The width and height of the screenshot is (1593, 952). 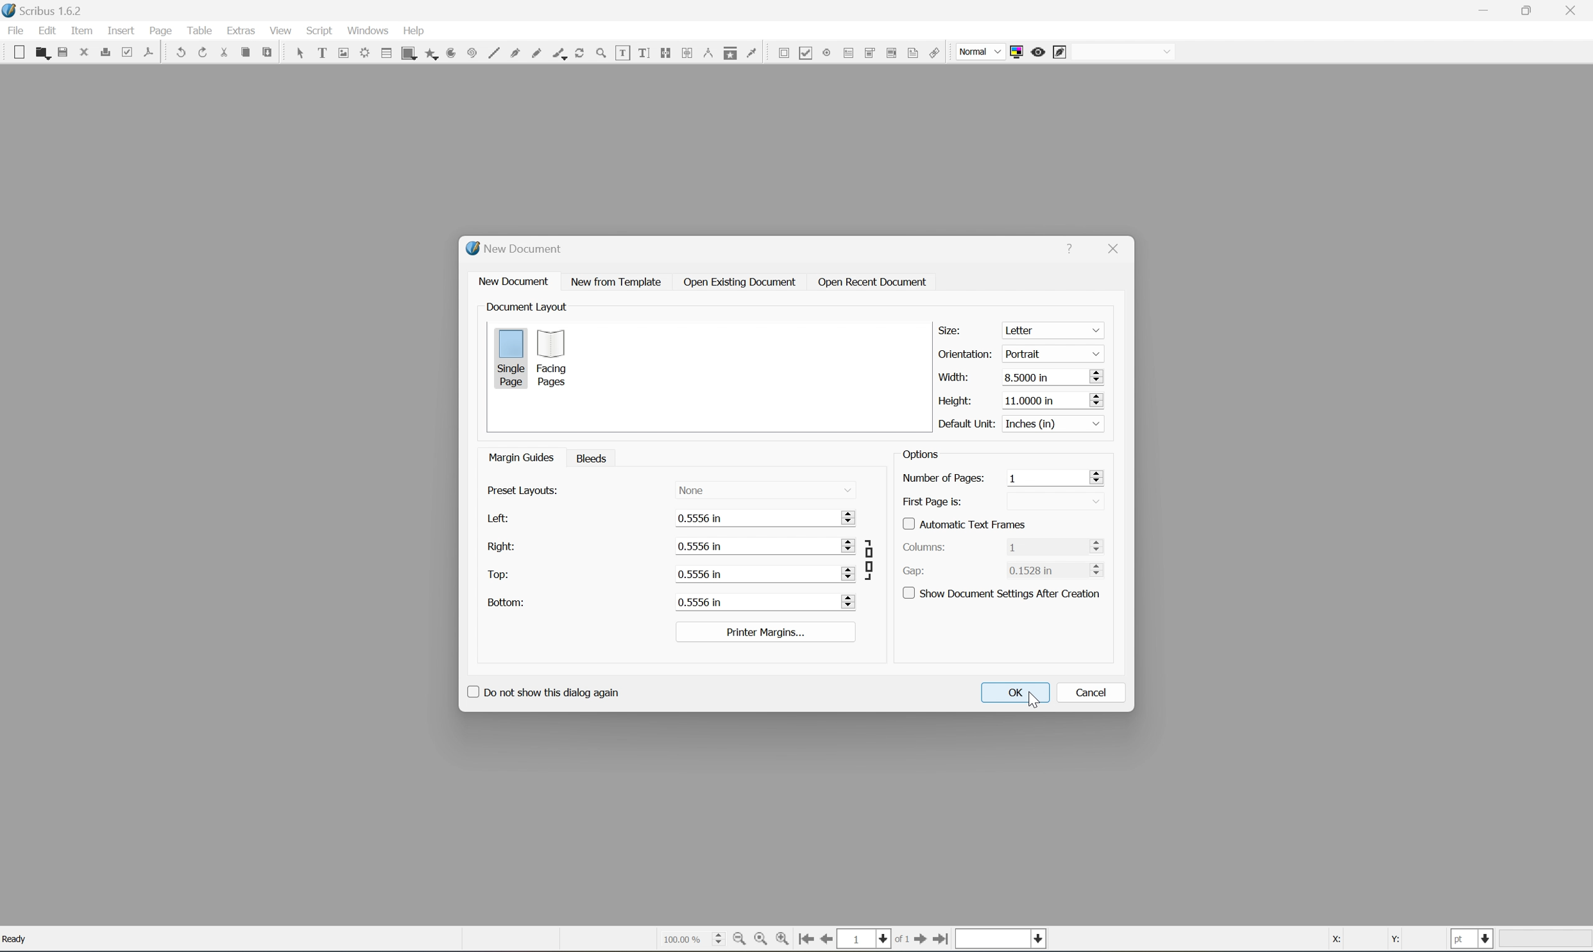 I want to click on zoom in, so click(x=787, y=942).